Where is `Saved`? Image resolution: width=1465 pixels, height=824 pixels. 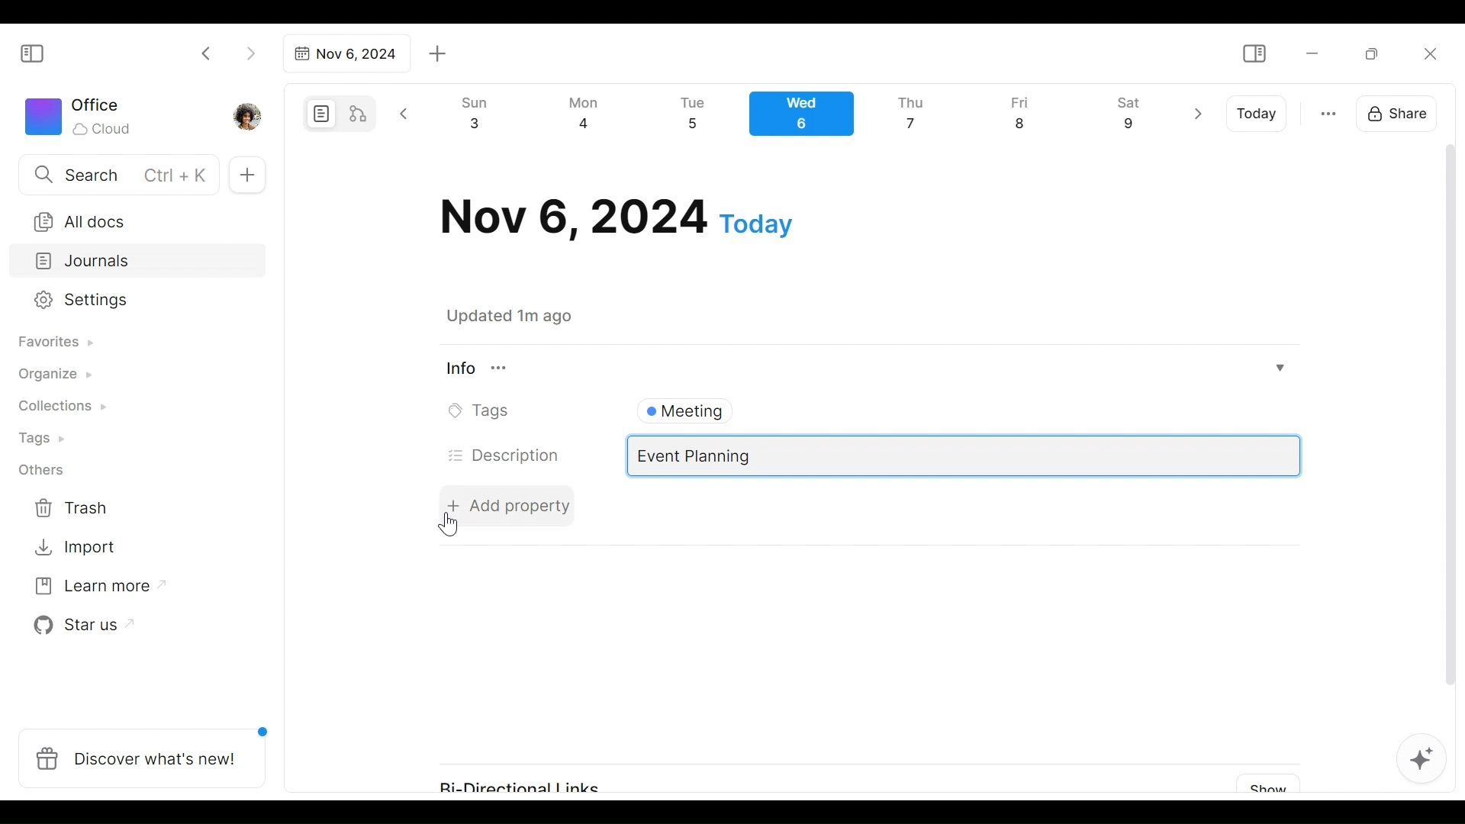
Saved is located at coordinates (528, 316).